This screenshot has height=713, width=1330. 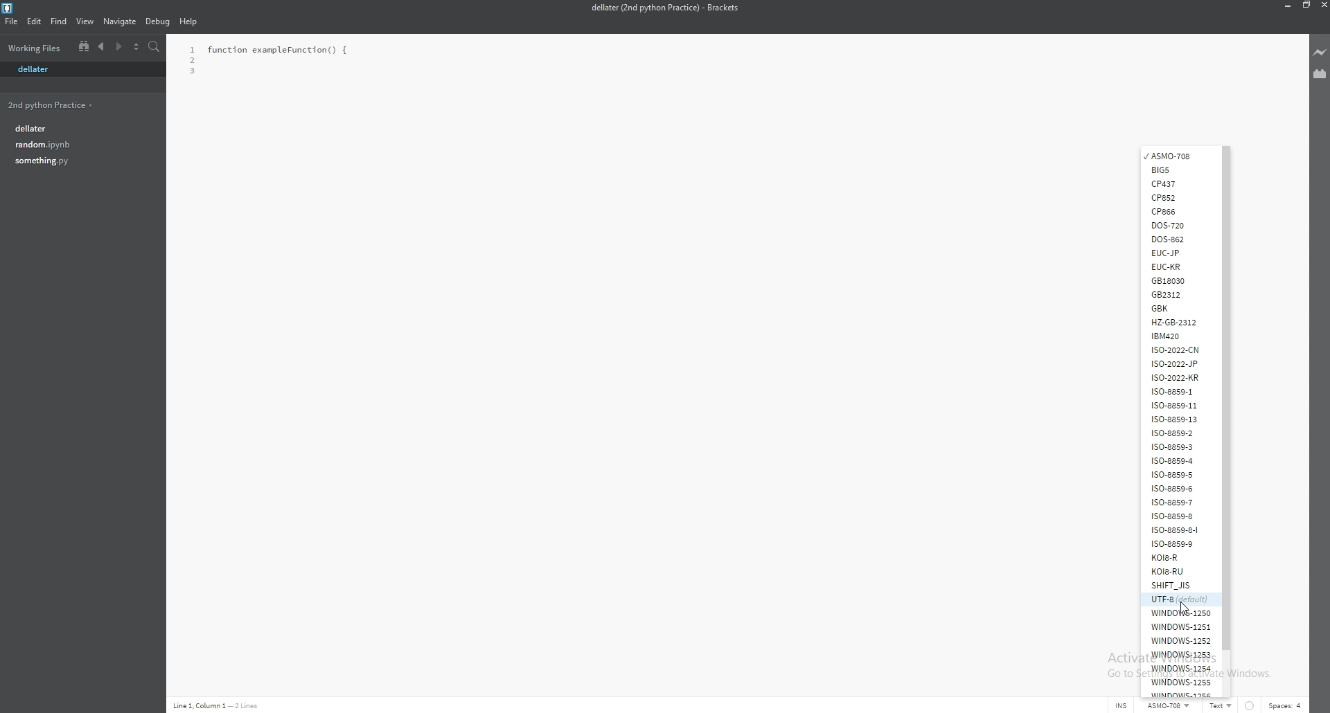 I want to click on split view, so click(x=83, y=48).